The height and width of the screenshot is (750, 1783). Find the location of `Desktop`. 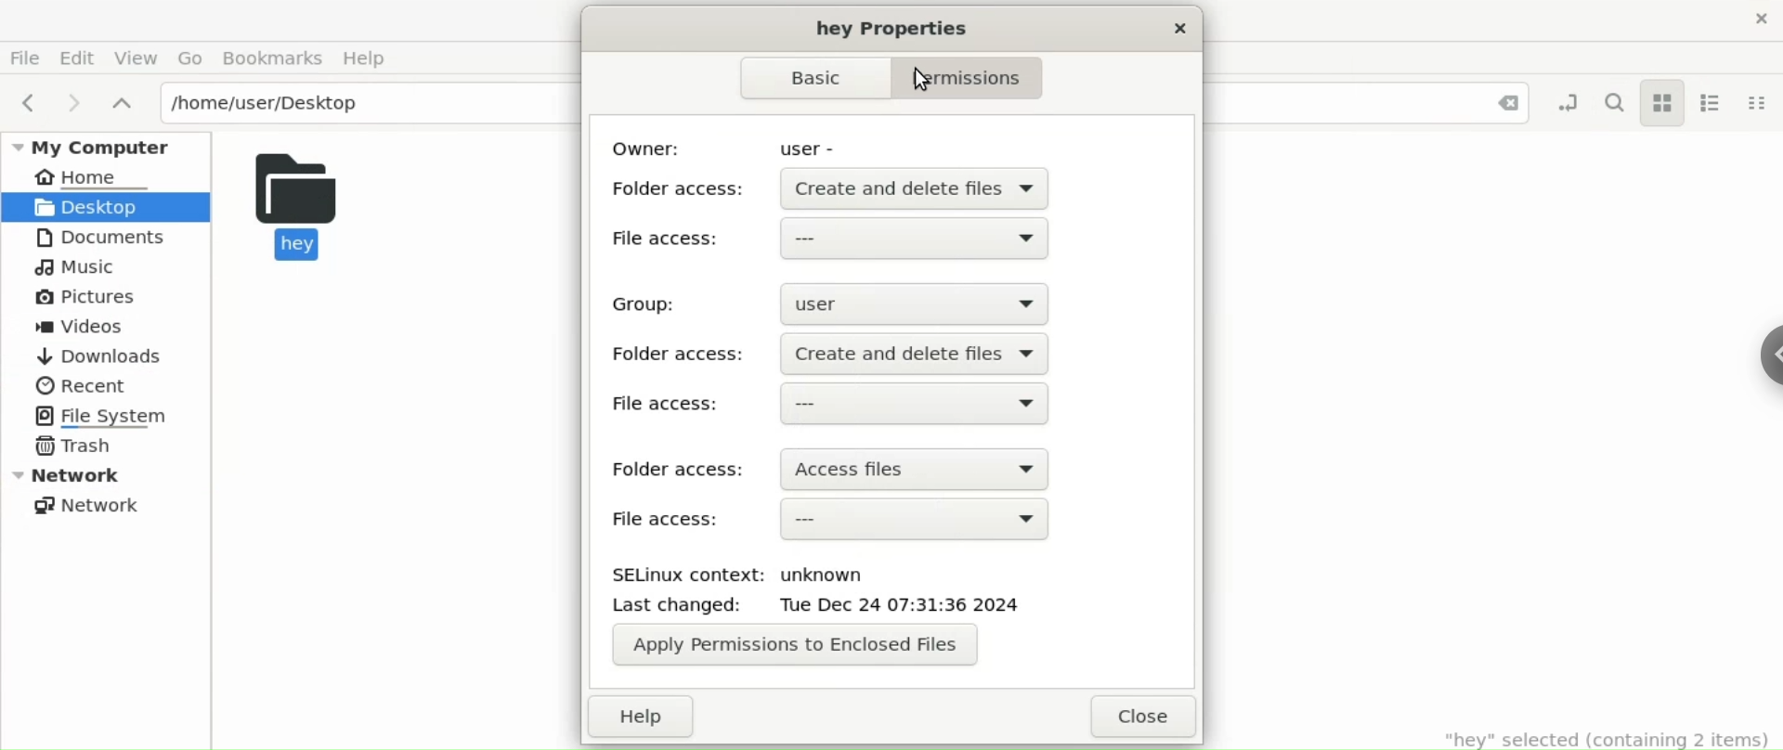

Desktop is located at coordinates (110, 205).